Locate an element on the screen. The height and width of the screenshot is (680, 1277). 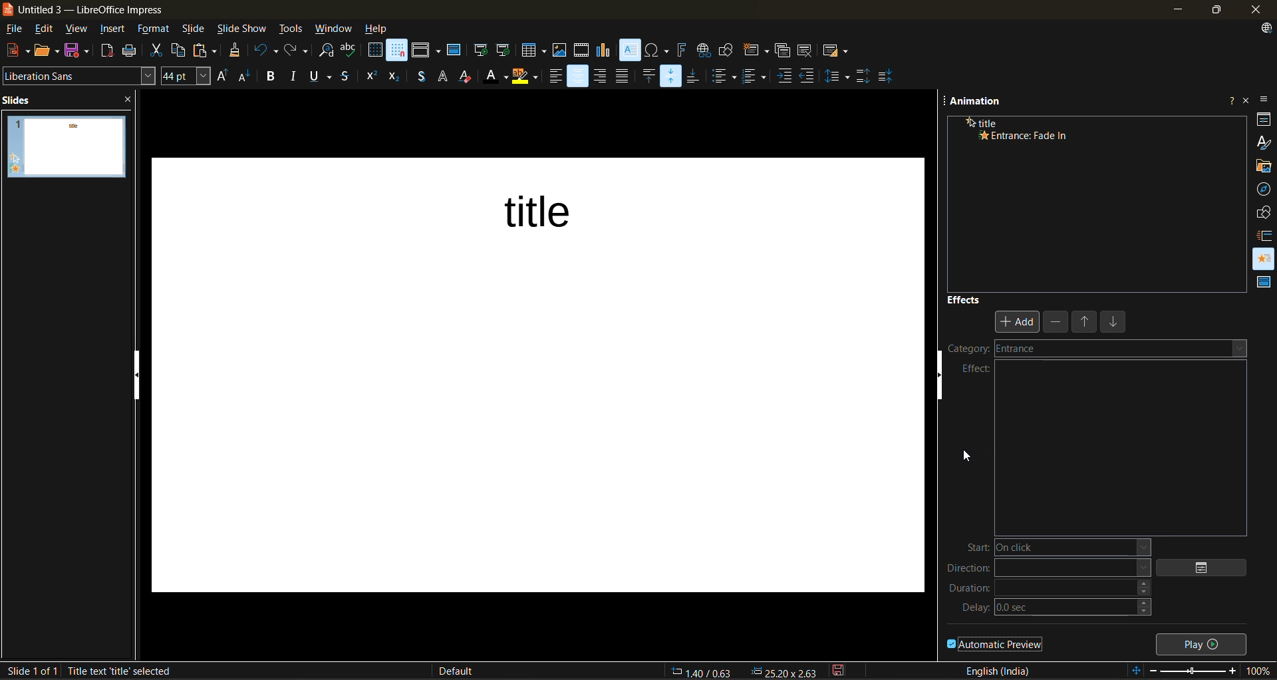
start from current slide is located at coordinates (502, 50).